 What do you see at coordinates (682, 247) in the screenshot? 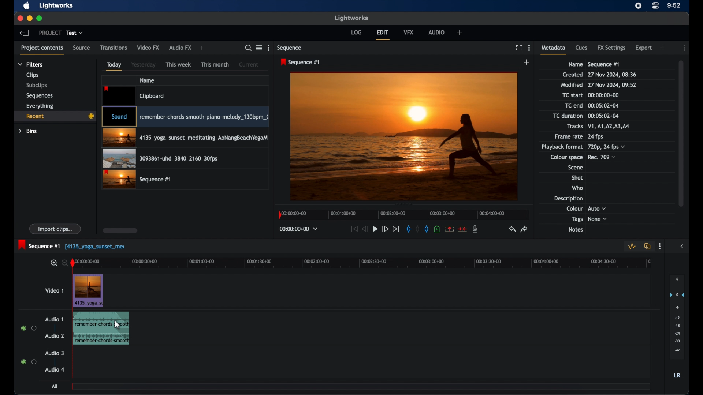
I see `sidebar` at bounding box center [682, 247].